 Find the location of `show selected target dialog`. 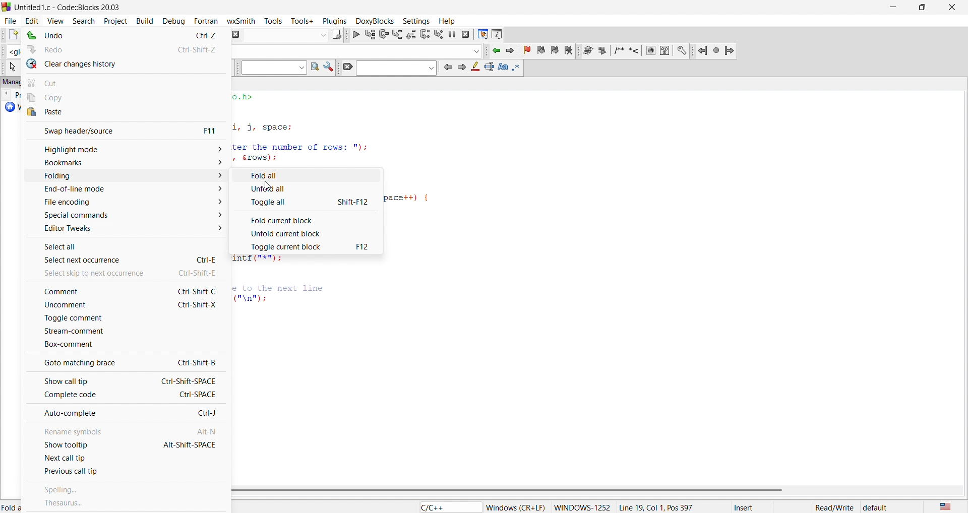

show selected target dialog is located at coordinates (335, 34).